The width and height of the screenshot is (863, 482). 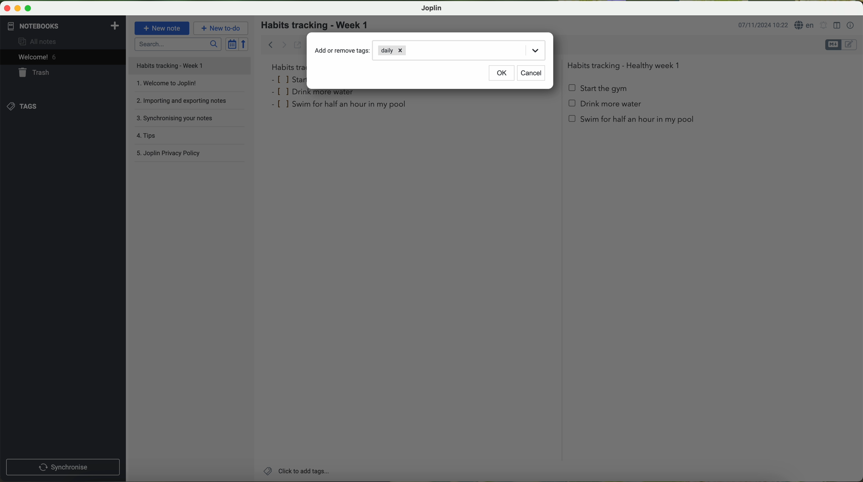 What do you see at coordinates (162, 28) in the screenshot?
I see `new note button` at bounding box center [162, 28].